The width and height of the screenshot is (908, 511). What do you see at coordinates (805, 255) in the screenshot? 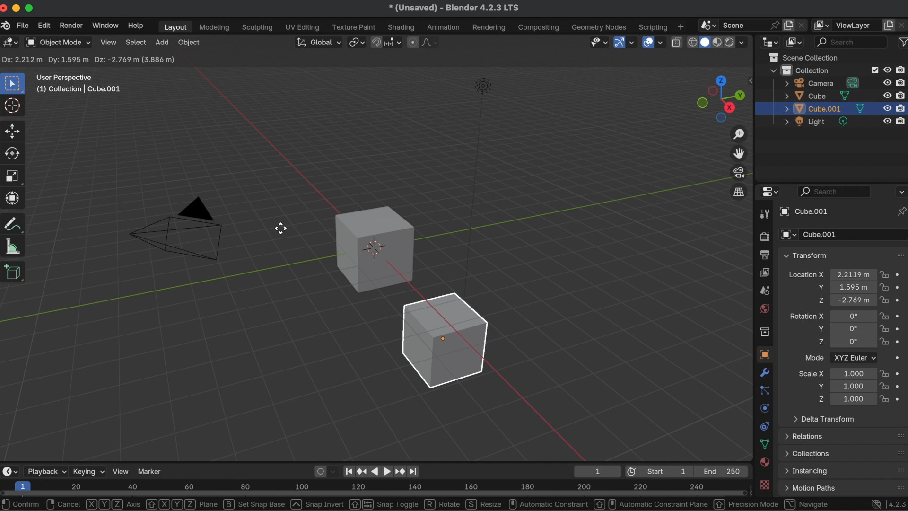
I see `transform dropdown` at bounding box center [805, 255].